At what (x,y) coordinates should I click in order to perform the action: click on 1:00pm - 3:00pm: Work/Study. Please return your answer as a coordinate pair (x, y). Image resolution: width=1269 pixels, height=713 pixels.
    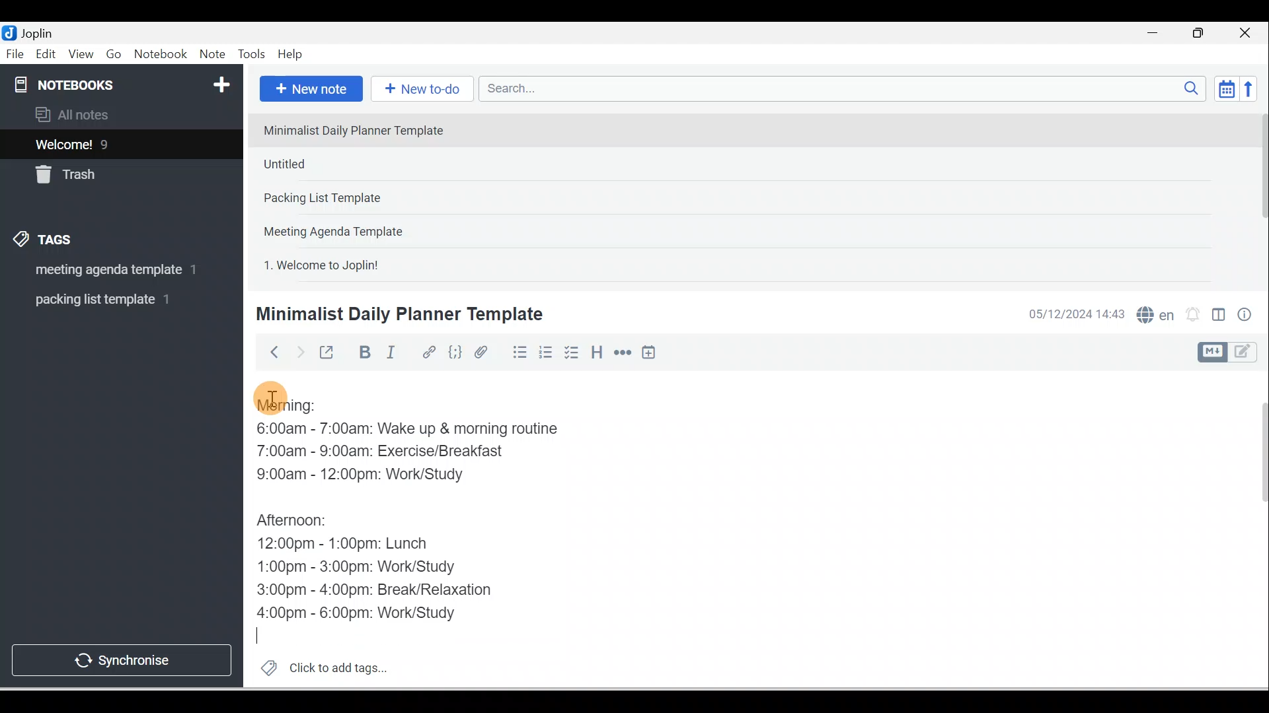
    Looking at the image, I should click on (358, 567).